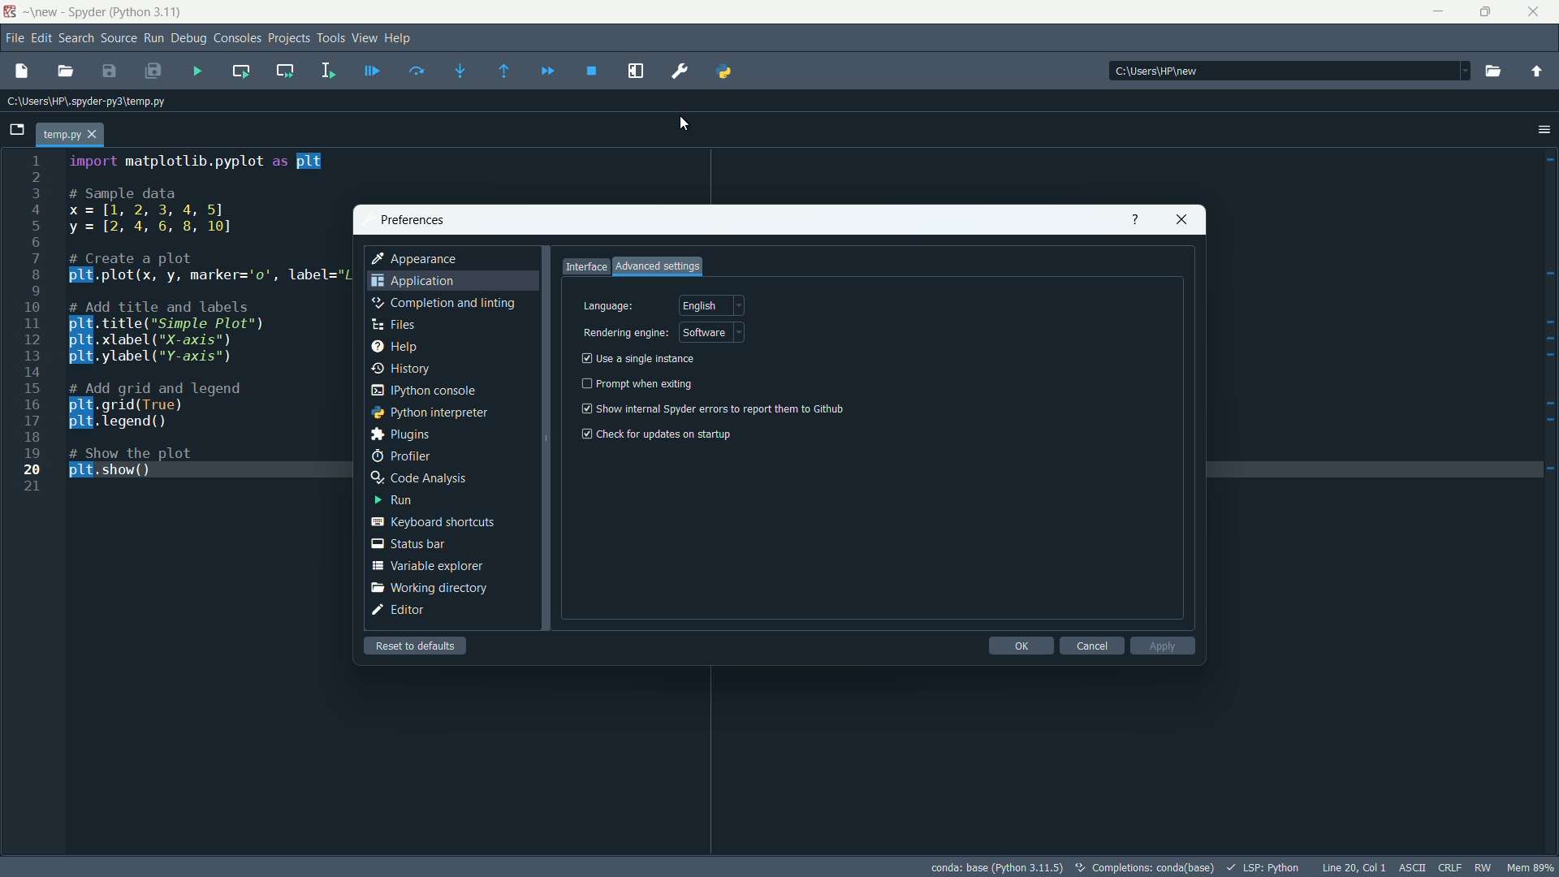 This screenshot has width=1559, height=877. Describe the element at coordinates (658, 266) in the screenshot. I see `advance settings` at that location.